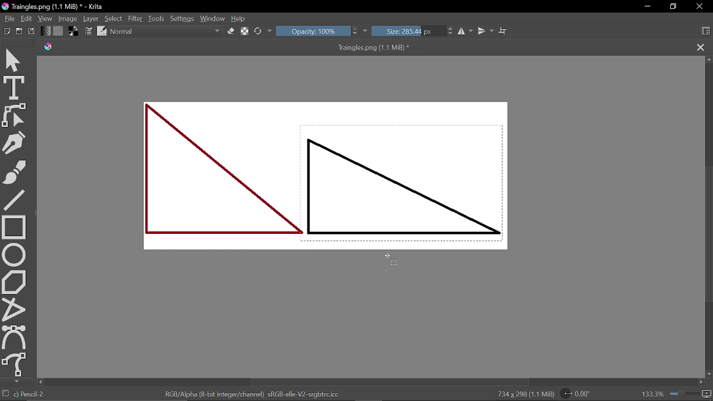 This screenshot has width=713, height=401. What do you see at coordinates (8, 18) in the screenshot?
I see `File` at bounding box center [8, 18].